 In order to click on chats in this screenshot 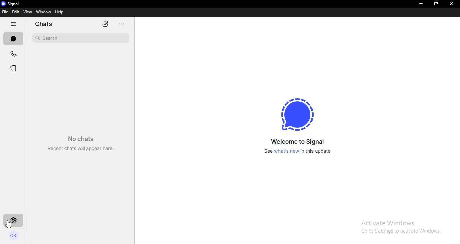, I will do `click(13, 39)`.